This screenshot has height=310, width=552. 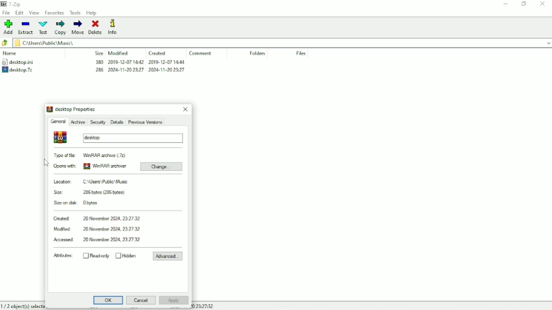 What do you see at coordinates (116, 122) in the screenshot?
I see `Details` at bounding box center [116, 122].